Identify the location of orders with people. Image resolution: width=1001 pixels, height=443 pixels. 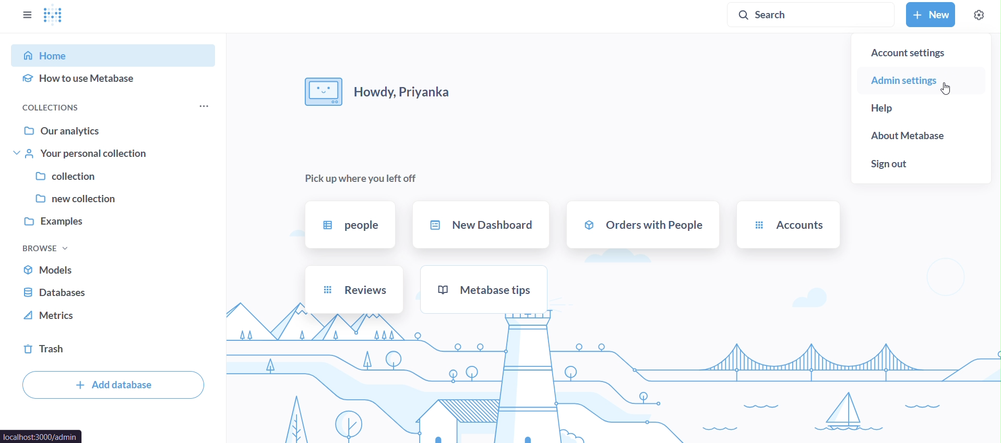
(642, 225).